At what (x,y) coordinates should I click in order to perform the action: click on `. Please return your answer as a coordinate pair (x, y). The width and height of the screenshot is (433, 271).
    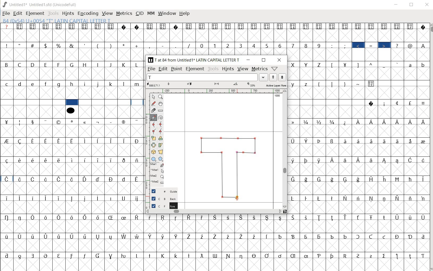
    Looking at the image, I should click on (397, 64).